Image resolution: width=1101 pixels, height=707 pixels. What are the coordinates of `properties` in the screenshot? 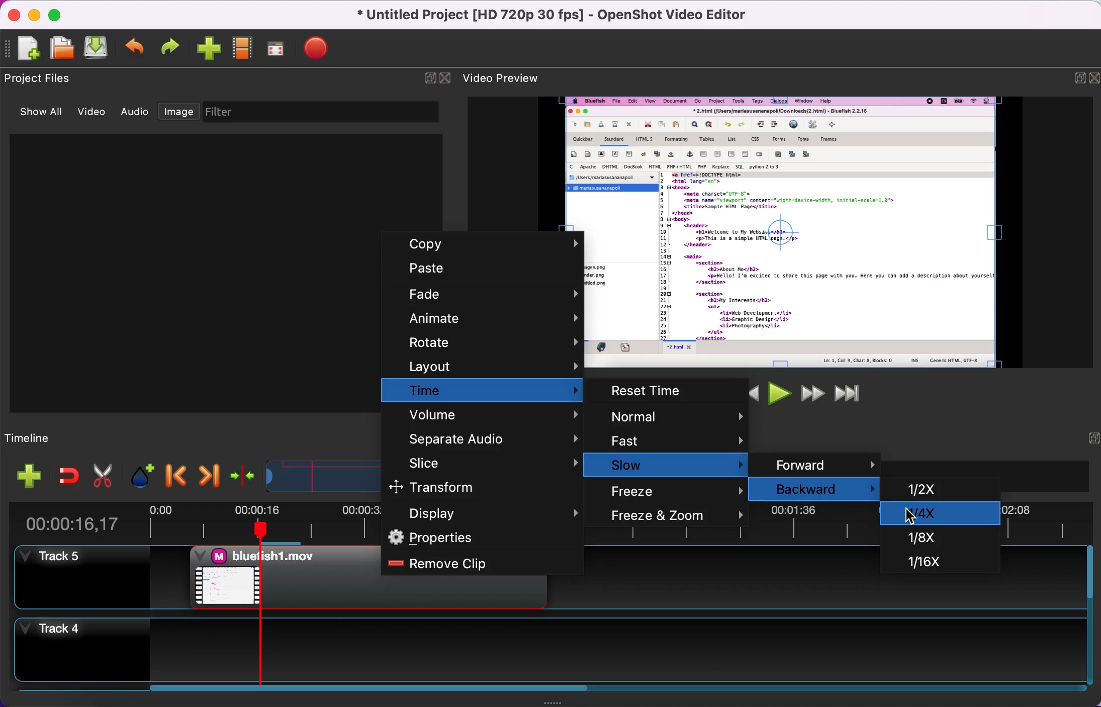 It's located at (482, 538).